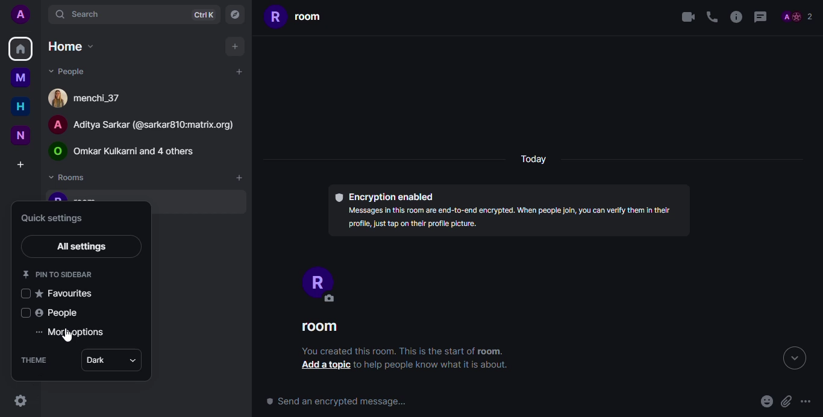  Describe the element at coordinates (59, 273) in the screenshot. I see `pin to sidebar` at that location.